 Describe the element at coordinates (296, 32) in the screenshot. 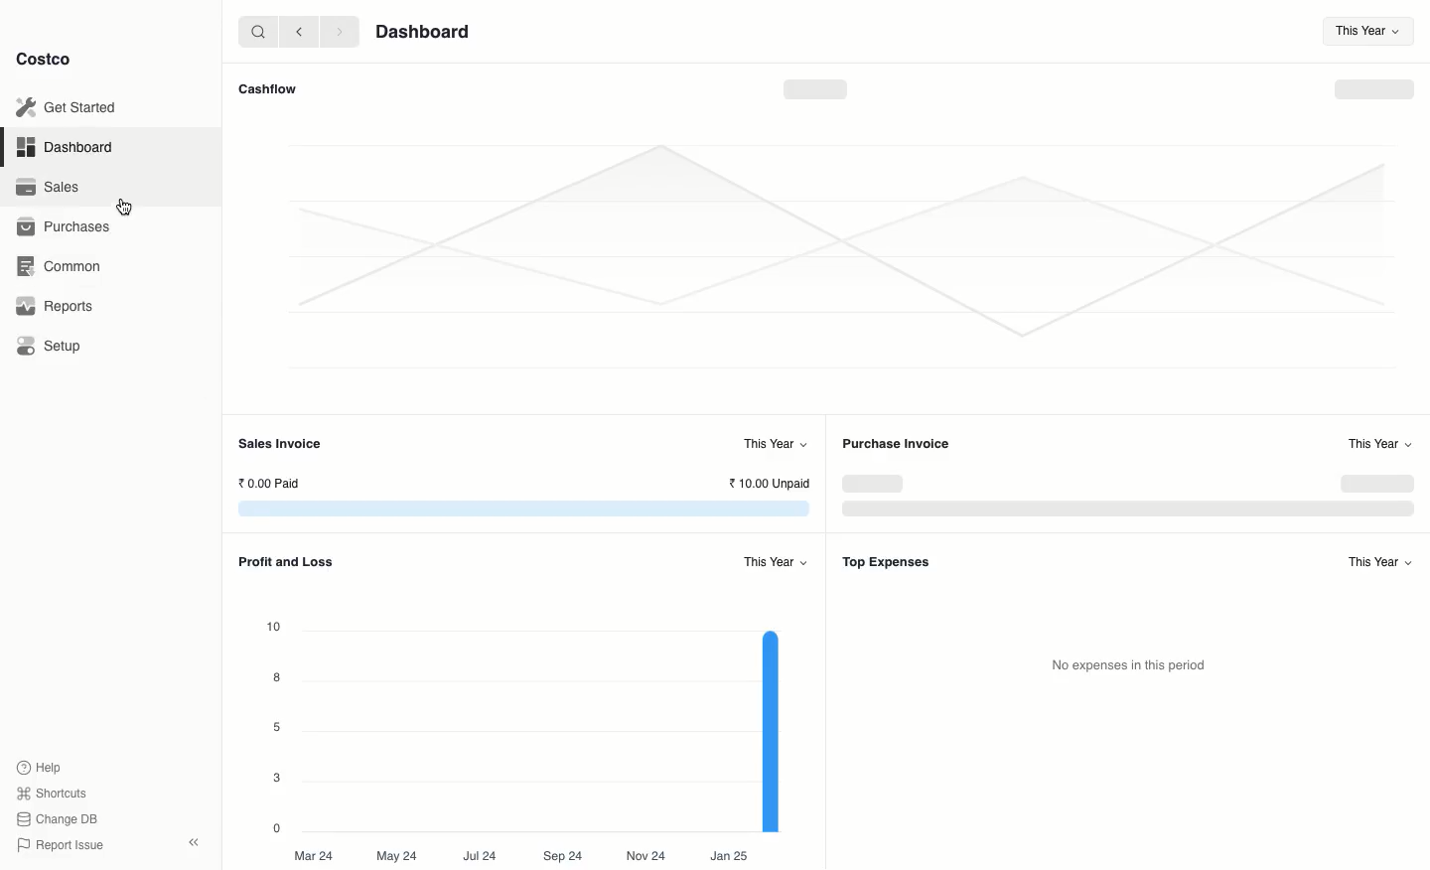

I see `Back` at that location.